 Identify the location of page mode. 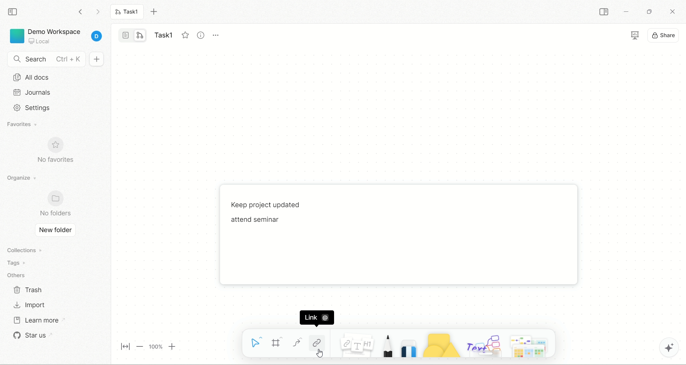
(126, 35).